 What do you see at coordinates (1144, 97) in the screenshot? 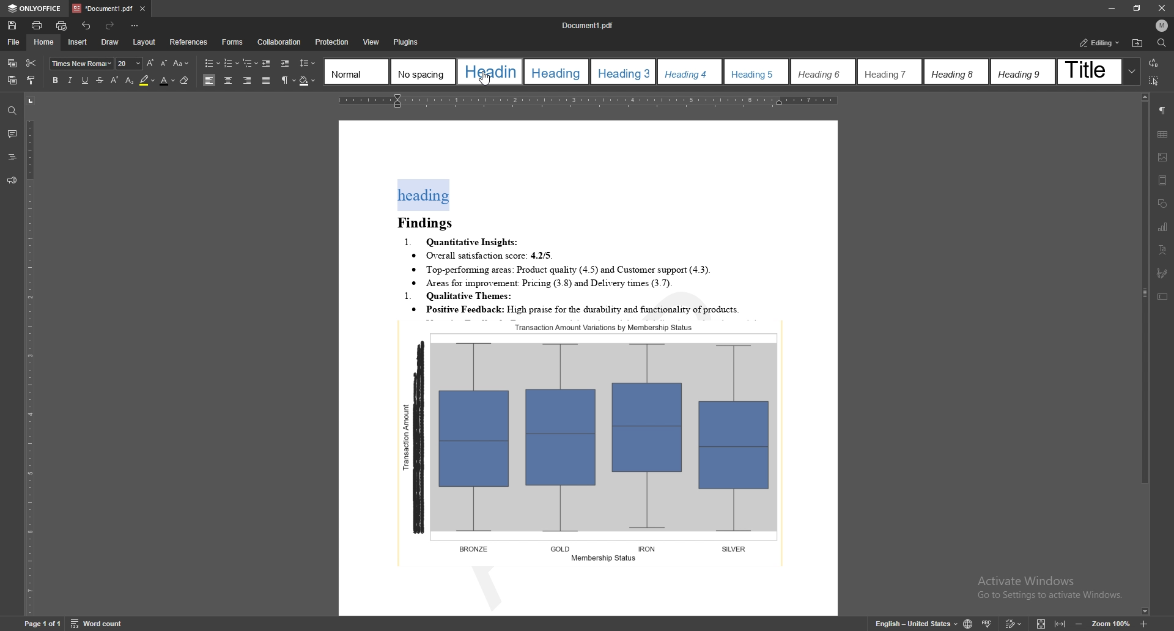
I see `scroll up` at bounding box center [1144, 97].